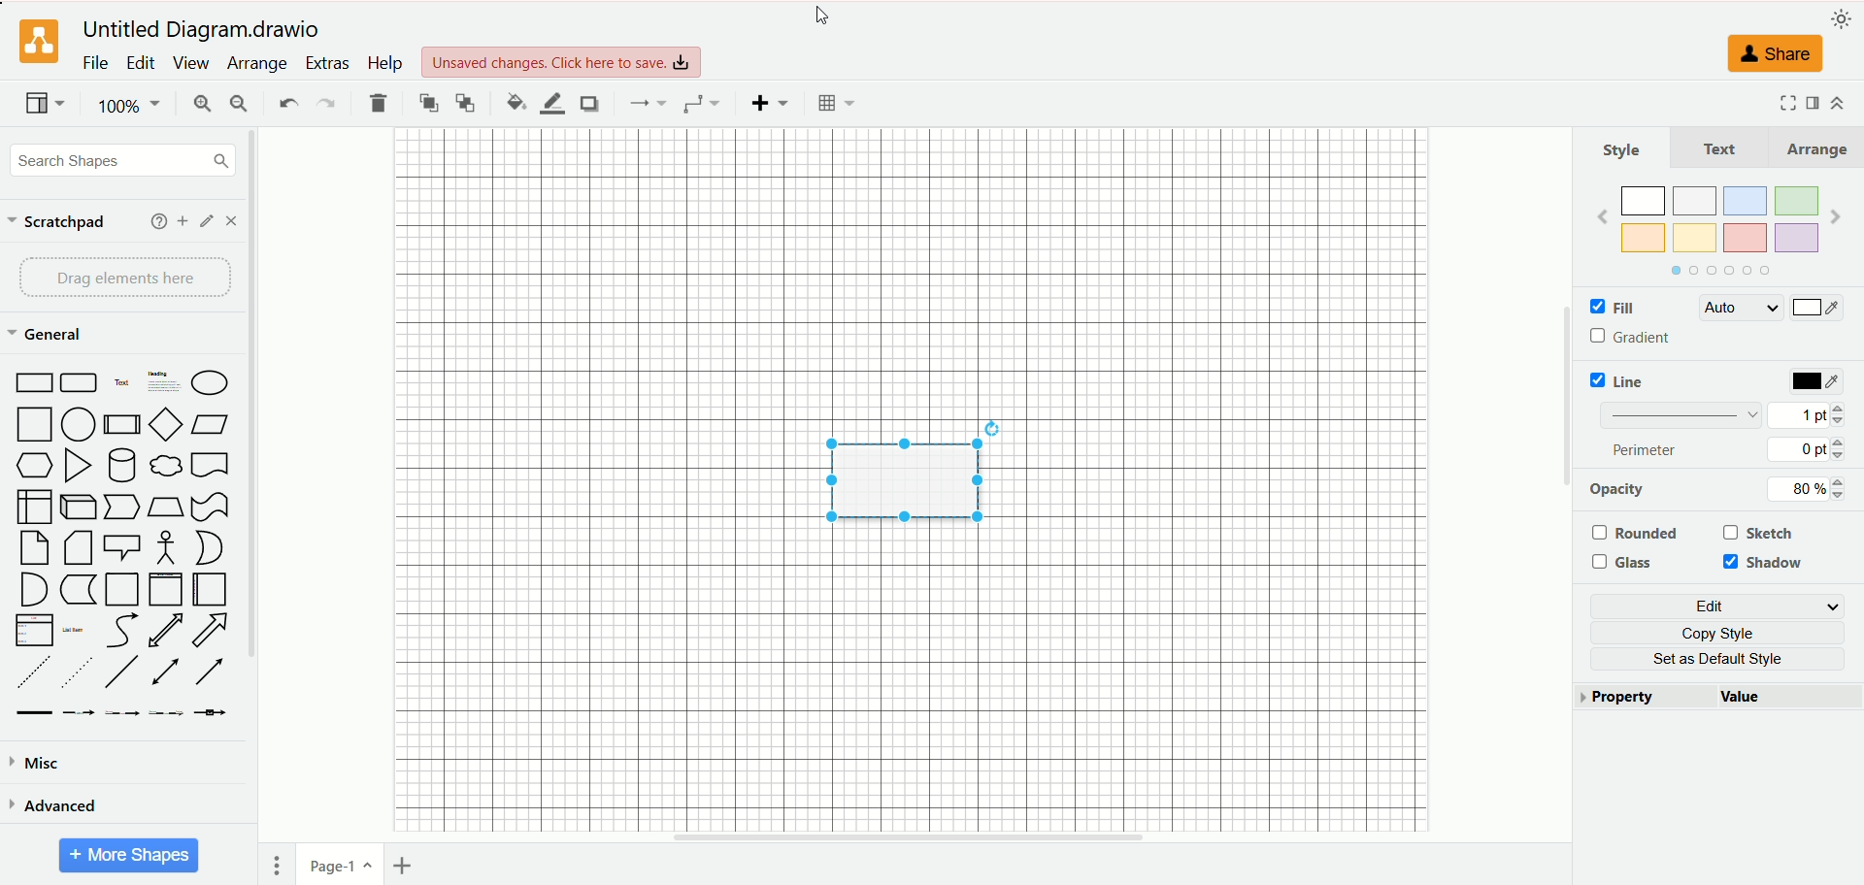 The height and width of the screenshot is (885, 1864). What do you see at coordinates (1602, 216) in the screenshot?
I see `previous color options` at bounding box center [1602, 216].